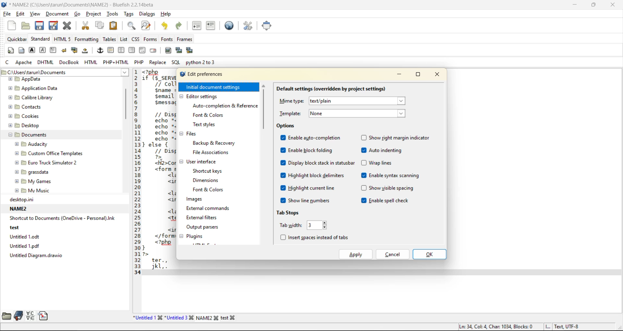  Describe the element at coordinates (11, 26) in the screenshot. I see `new` at that location.